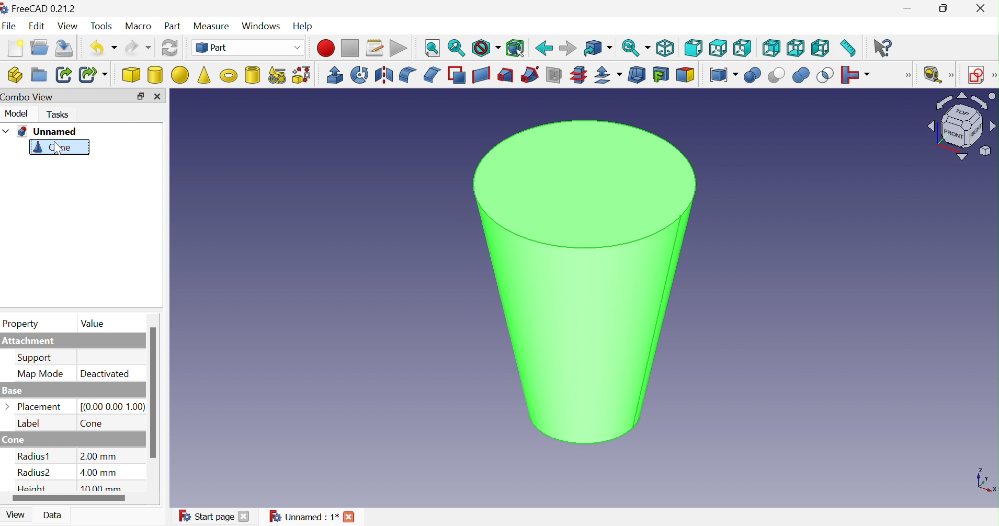  Describe the element at coordinates (277, 74) in the screenshot. I see `Create primitives` at that location.